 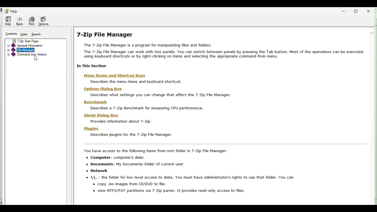 What do you see at coordinates (37, 58) in the screenshot?
I see `cursor` at bounding box center [37, 58].